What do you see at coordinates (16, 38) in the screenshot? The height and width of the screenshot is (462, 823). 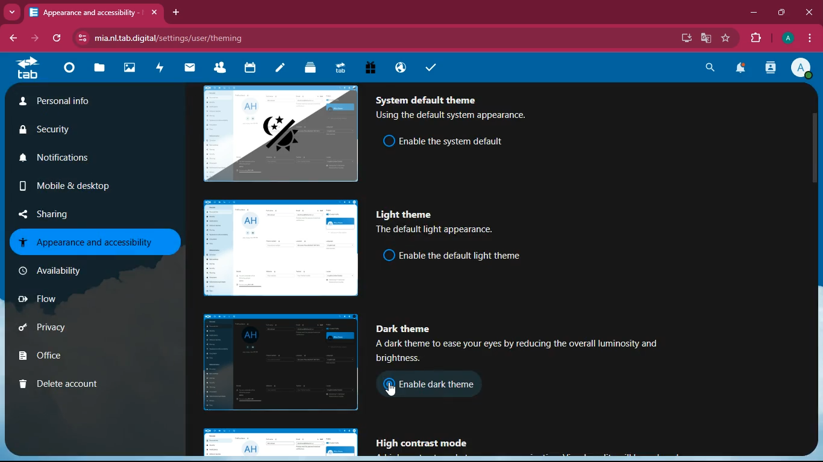 I see `back` at bounding box center [16, 38].